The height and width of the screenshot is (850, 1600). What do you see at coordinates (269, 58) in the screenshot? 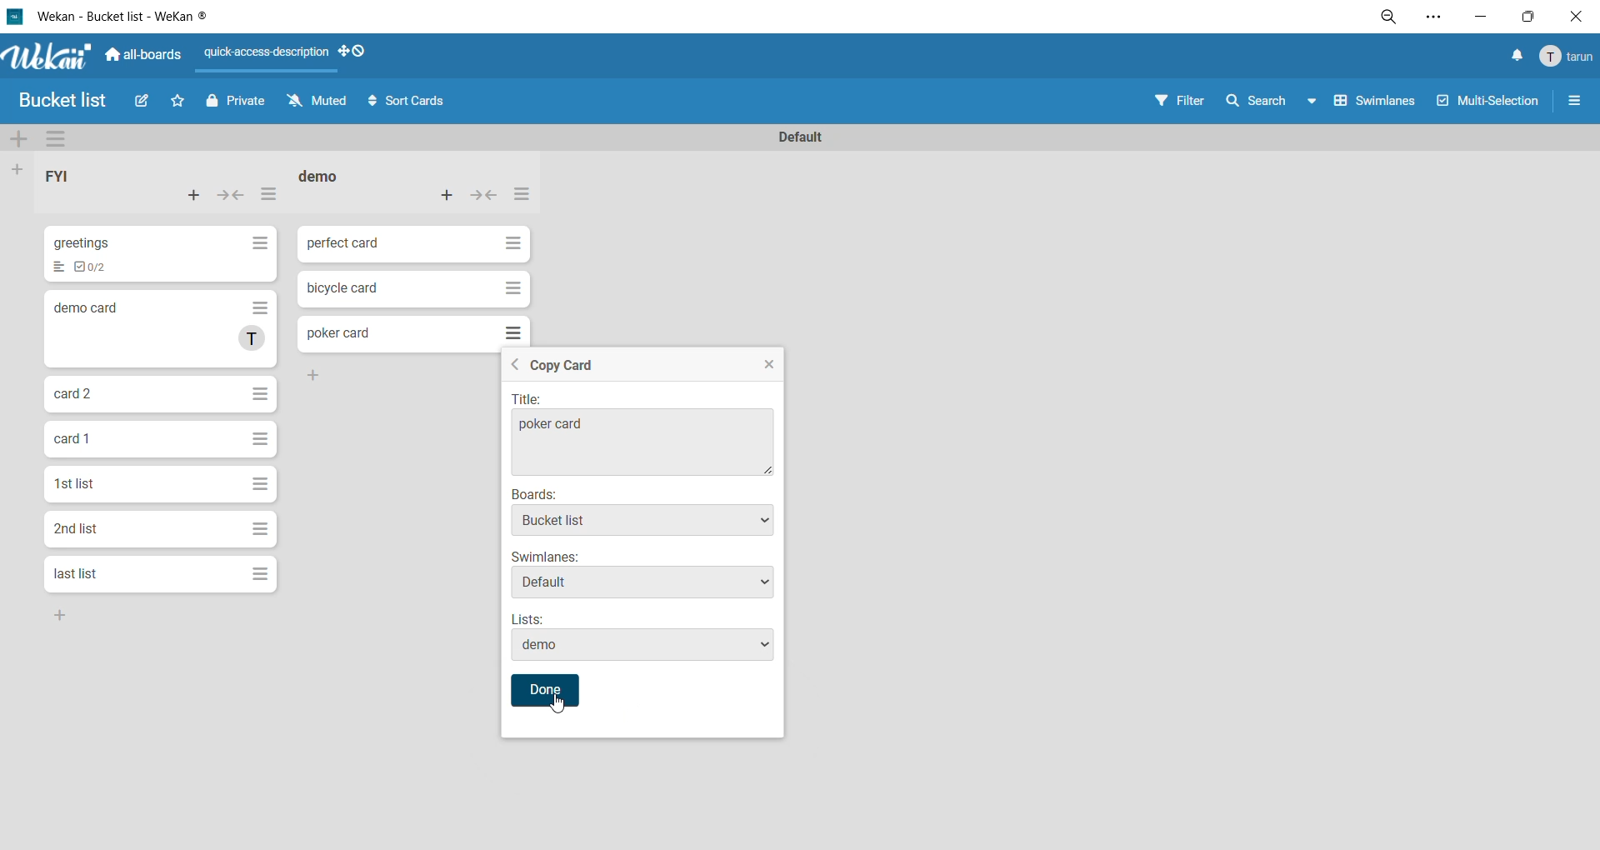
I see `quick access description` at bounding box center [269, 58].